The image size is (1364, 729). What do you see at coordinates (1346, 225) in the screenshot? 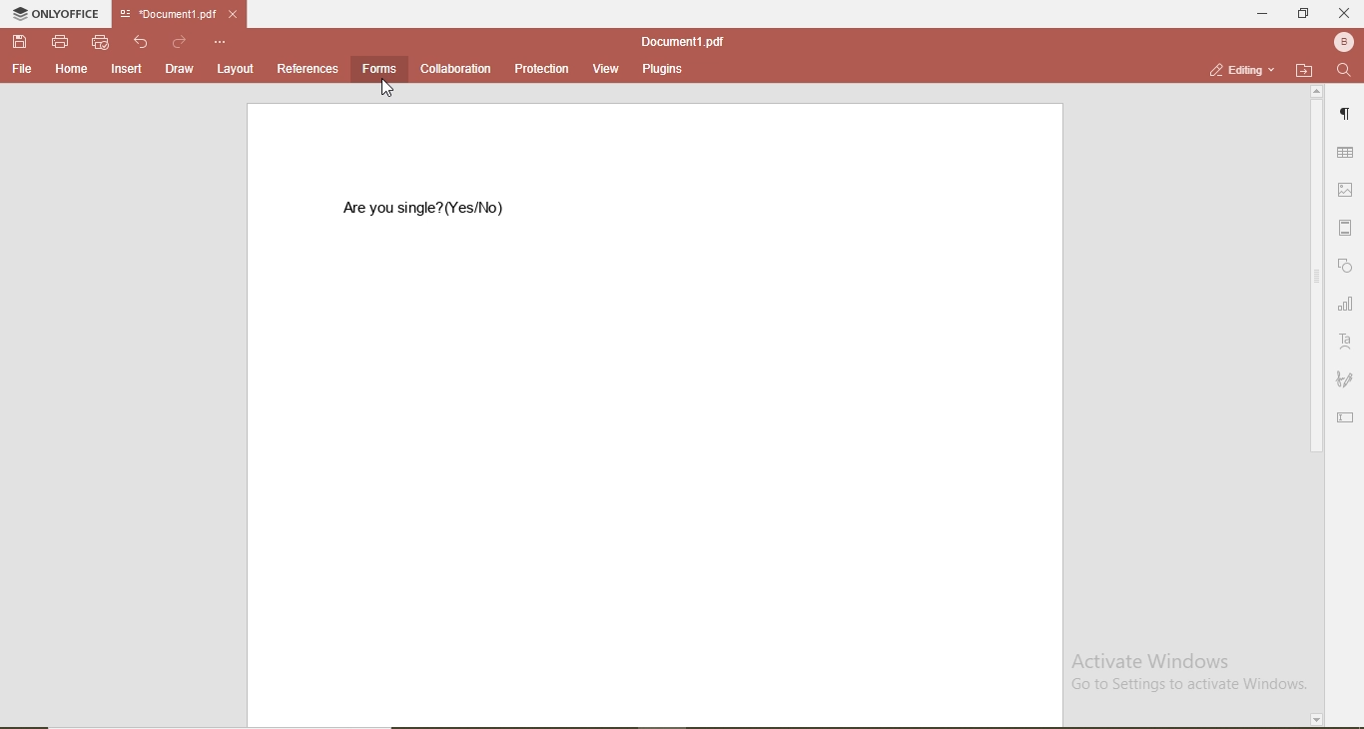
I see `margin` at bounding box center [1346, 225].